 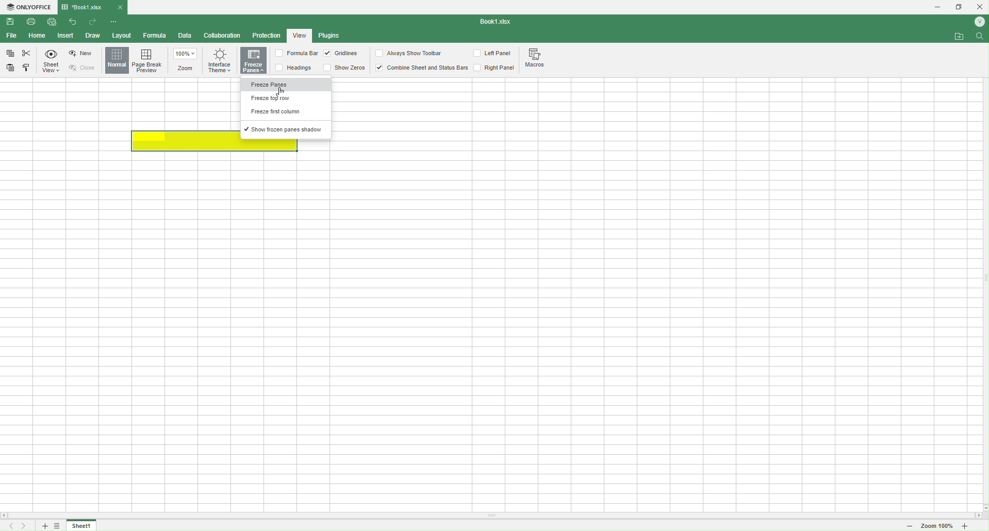 What do you see at coordinates (974, 527) in the screenshot?
I see `Zoom in` at bounding box center [974, 527].